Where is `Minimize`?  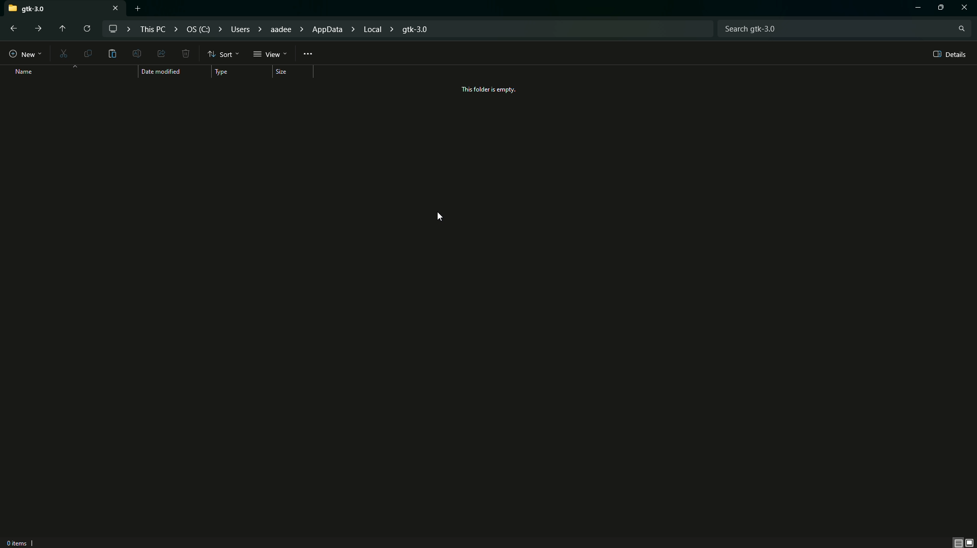 Minimize is located at coordinates (912, 9).